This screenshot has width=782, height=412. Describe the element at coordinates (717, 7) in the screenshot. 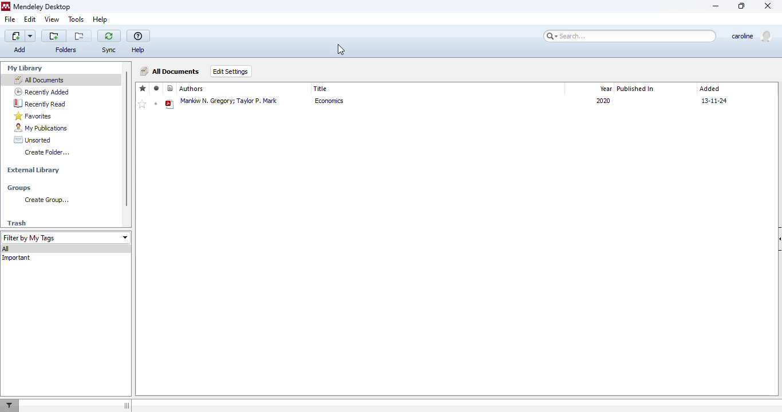

I see `minimize` at that location.